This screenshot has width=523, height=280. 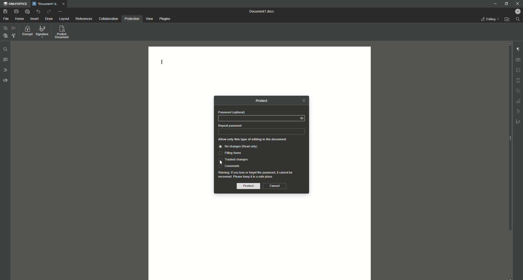 What do you see at coordinates (63, 32) in the screenshot?
I see `Protect Document` at bounding box center [63, 32].